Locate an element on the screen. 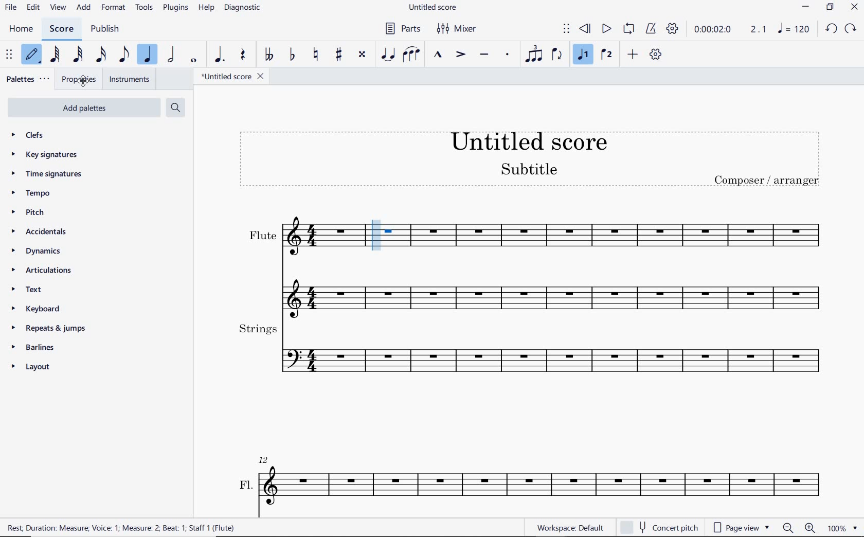 This screenshot has height=537, width=864. ADD is located at coordinates (634, 54).